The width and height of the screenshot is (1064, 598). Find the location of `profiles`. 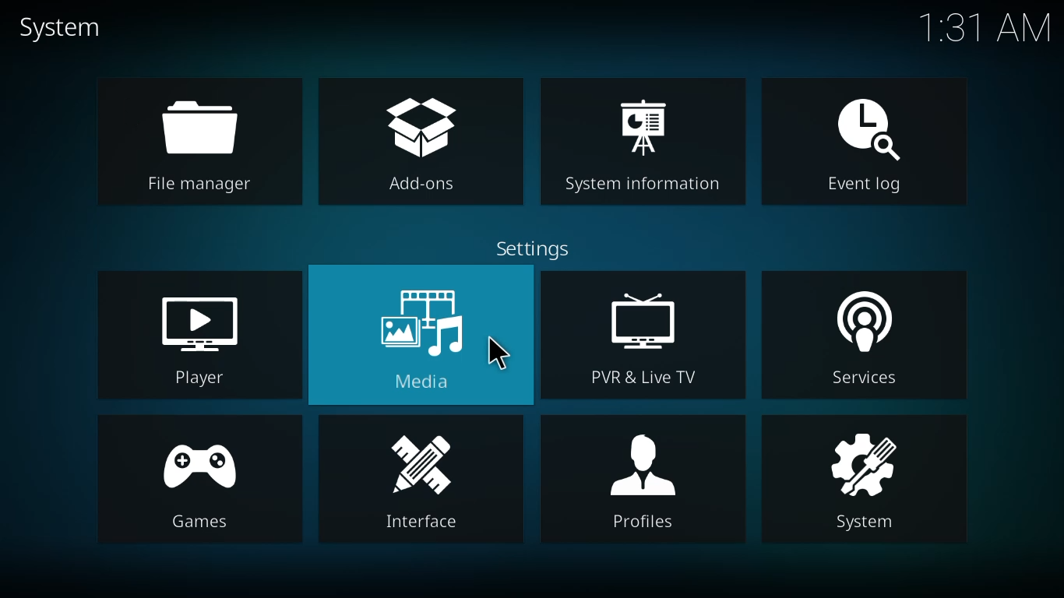

profiles is located at coordinates (640, 477).